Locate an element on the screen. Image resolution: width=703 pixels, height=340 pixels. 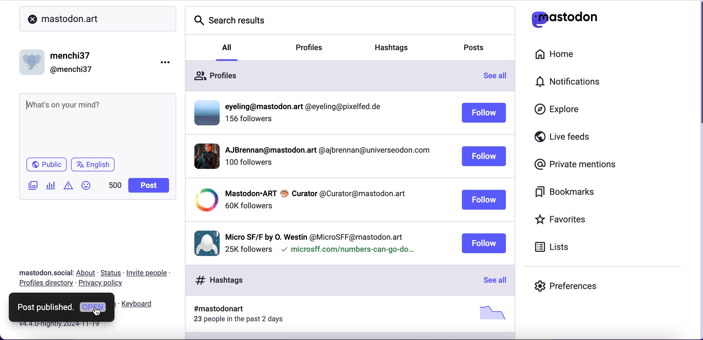
profiles directory is located at coordinates (45, 285).